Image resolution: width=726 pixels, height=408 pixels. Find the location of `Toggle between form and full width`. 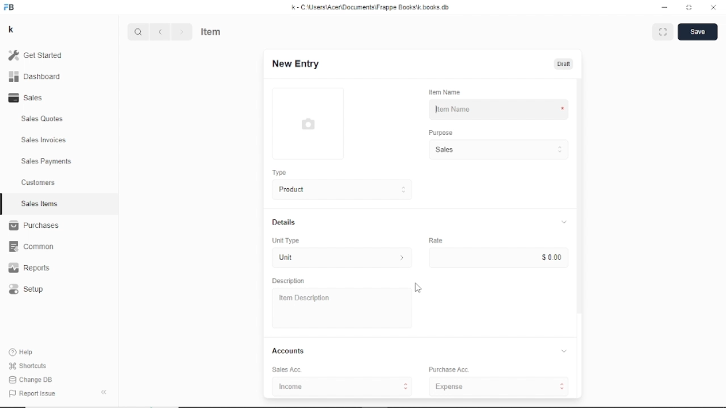

Toggle between form and full width is located at coordinates (689, 7).